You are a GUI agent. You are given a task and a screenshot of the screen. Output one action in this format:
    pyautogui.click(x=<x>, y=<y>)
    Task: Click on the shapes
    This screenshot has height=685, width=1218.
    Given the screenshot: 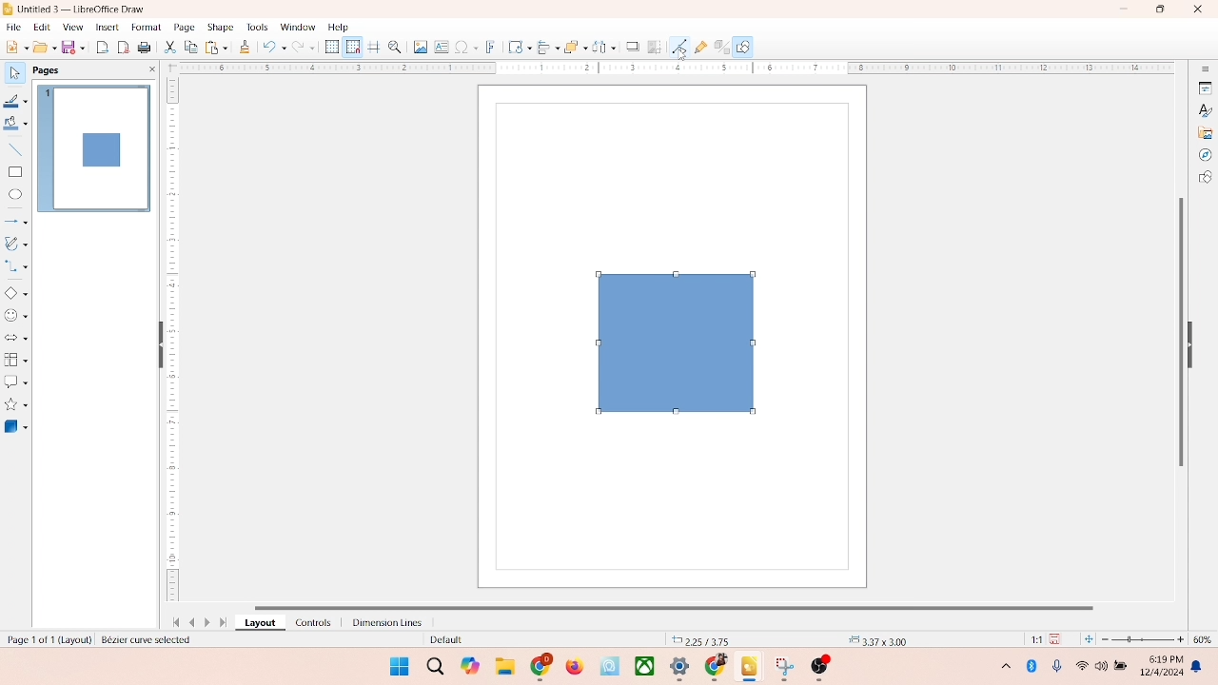 What is the action you would take?
    pyautogui.click(x=1205, y=179)
    